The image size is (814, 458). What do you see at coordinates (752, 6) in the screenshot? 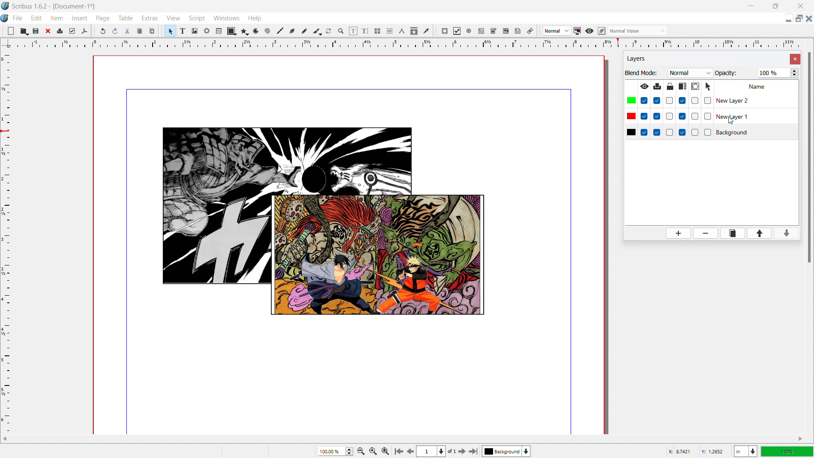
I see `minimize window` at bounding box center [752, 6].